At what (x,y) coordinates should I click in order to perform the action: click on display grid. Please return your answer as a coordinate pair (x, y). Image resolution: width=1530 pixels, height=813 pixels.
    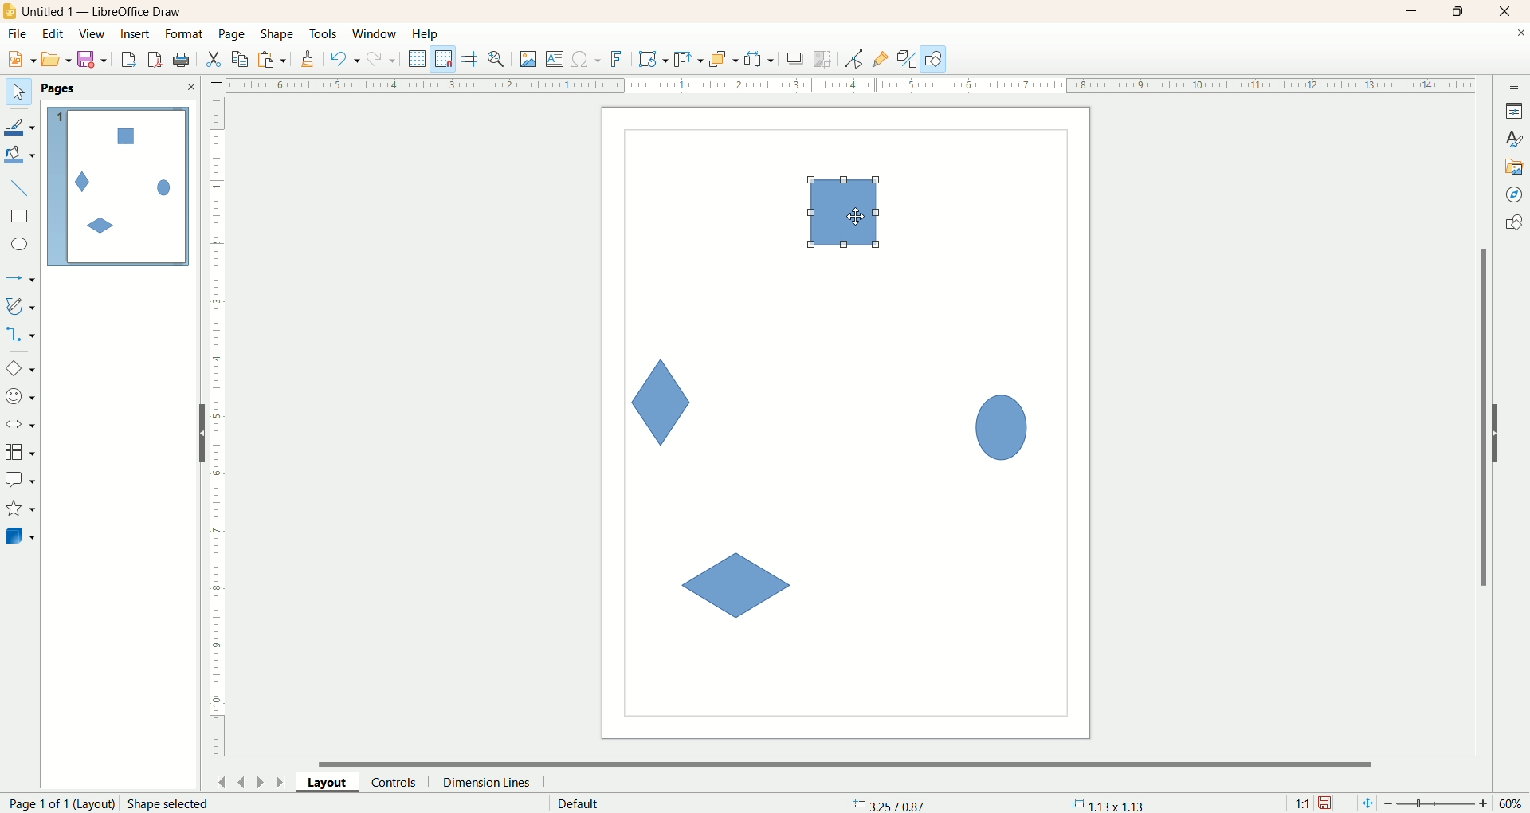
    Looking at the image, I should click on (418, 57).